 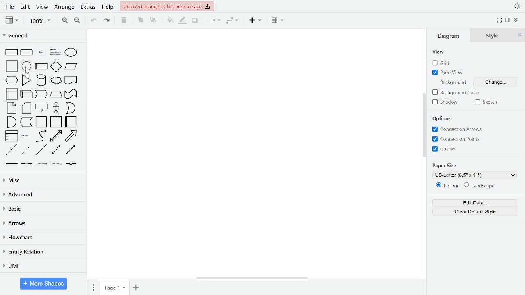 I want to click on step, so click(x=41, y=95).